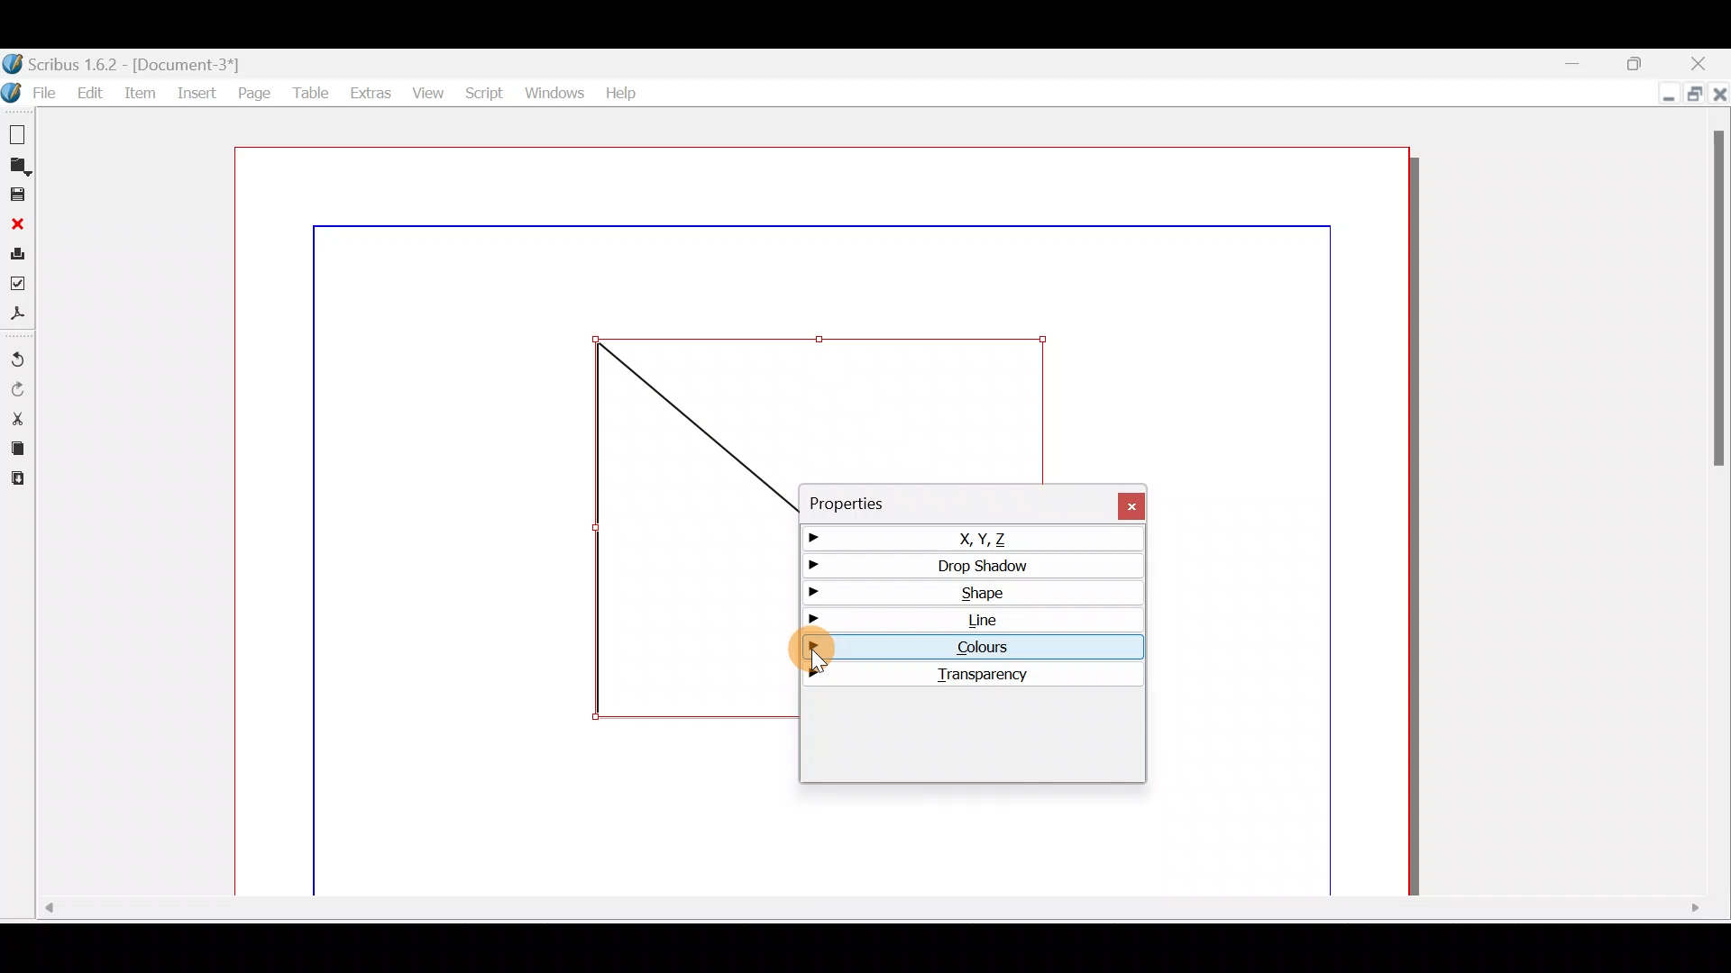  What do you see at coordinates (426, 89) in the screenshot?
I see `View` at bounding box center [426, 89].